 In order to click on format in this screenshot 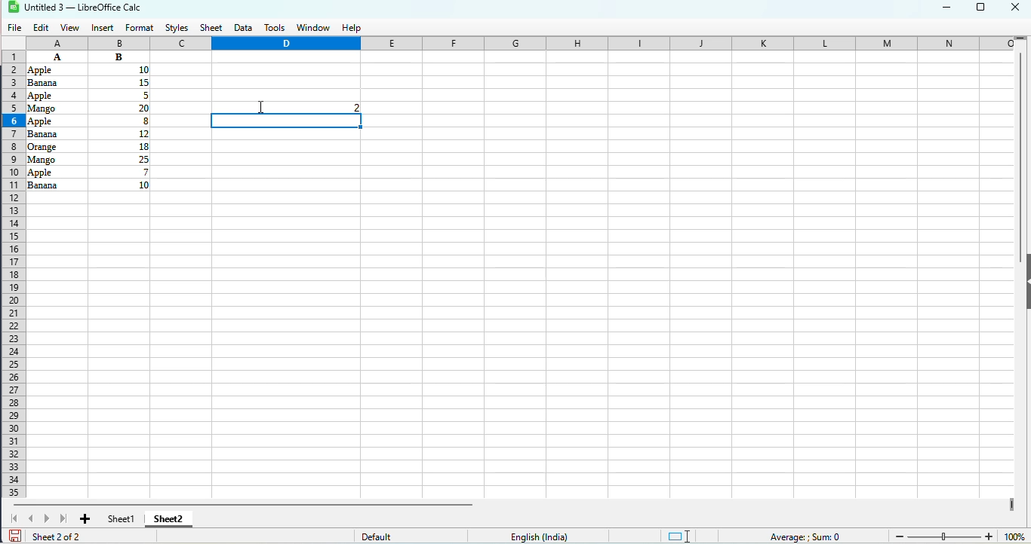, I will do `click(139, 29)`.